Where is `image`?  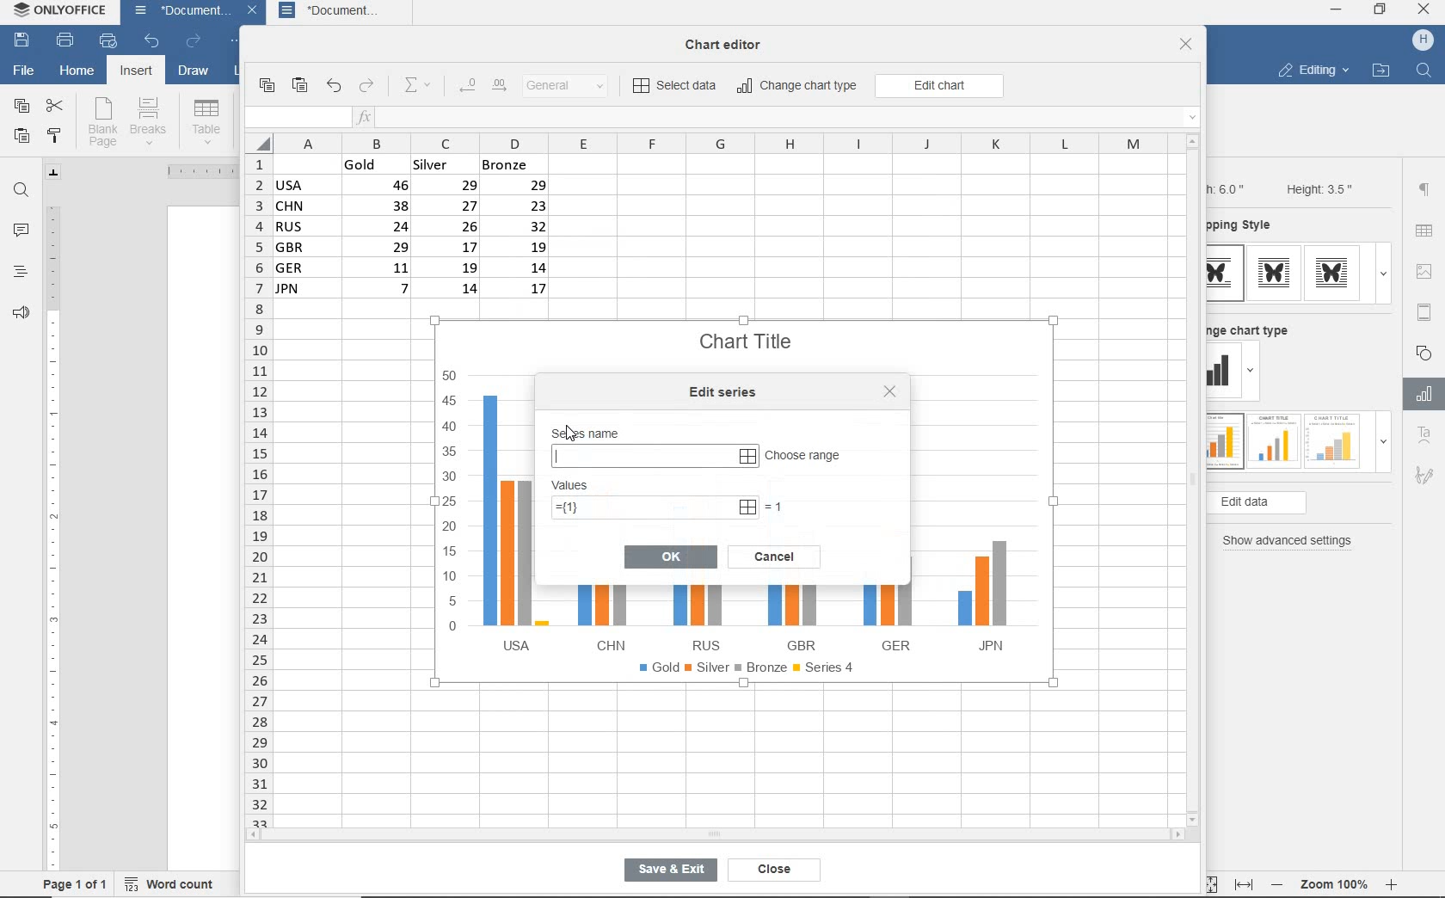 image is located at coordinates (1427, 271).